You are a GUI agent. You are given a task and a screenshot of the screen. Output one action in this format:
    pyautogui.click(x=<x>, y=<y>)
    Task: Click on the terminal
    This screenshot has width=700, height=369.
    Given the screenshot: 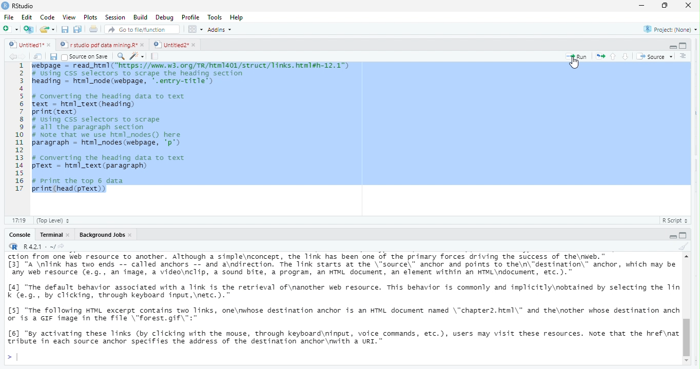 What is the action you would take?
    pyautogui.click(x=52, y=235)
    